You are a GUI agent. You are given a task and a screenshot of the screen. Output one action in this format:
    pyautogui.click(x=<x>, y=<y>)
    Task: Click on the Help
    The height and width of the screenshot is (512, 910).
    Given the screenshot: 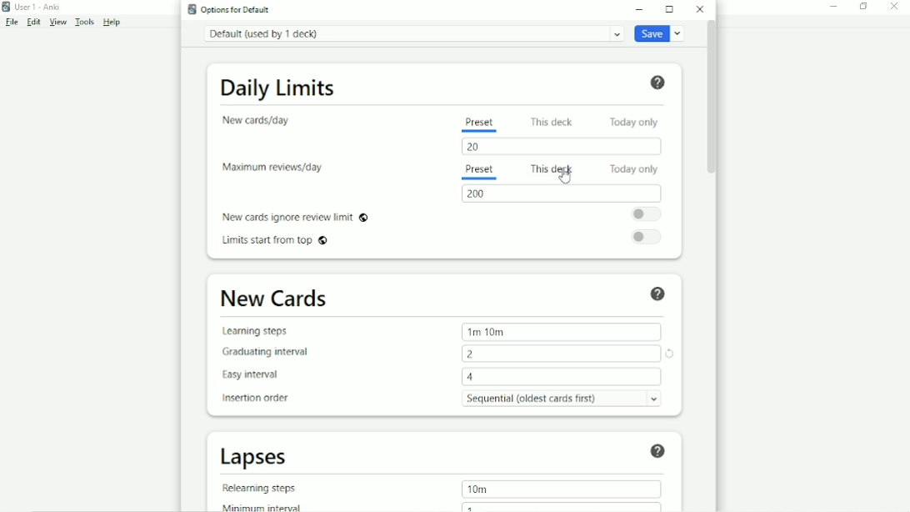 What is the action you would take?
    pyautogui.click(x=657, y=82)
    